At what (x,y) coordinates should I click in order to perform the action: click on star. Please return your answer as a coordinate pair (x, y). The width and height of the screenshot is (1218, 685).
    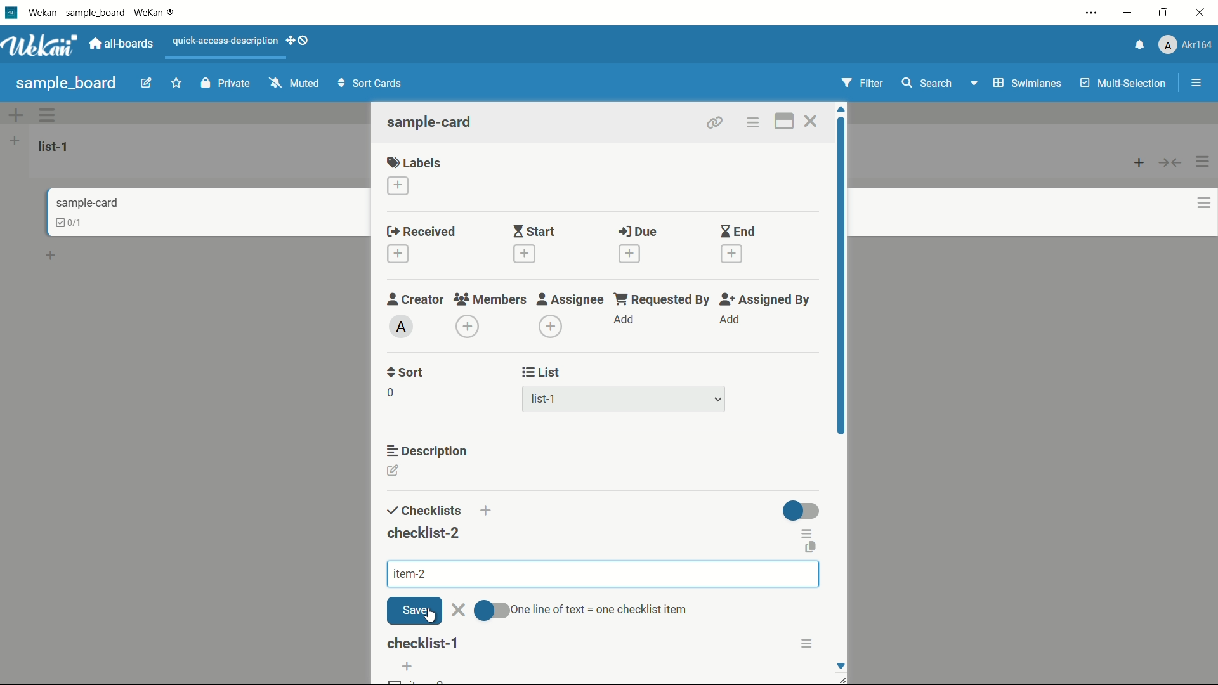
    Looking at the image, I should click on (178, 84).